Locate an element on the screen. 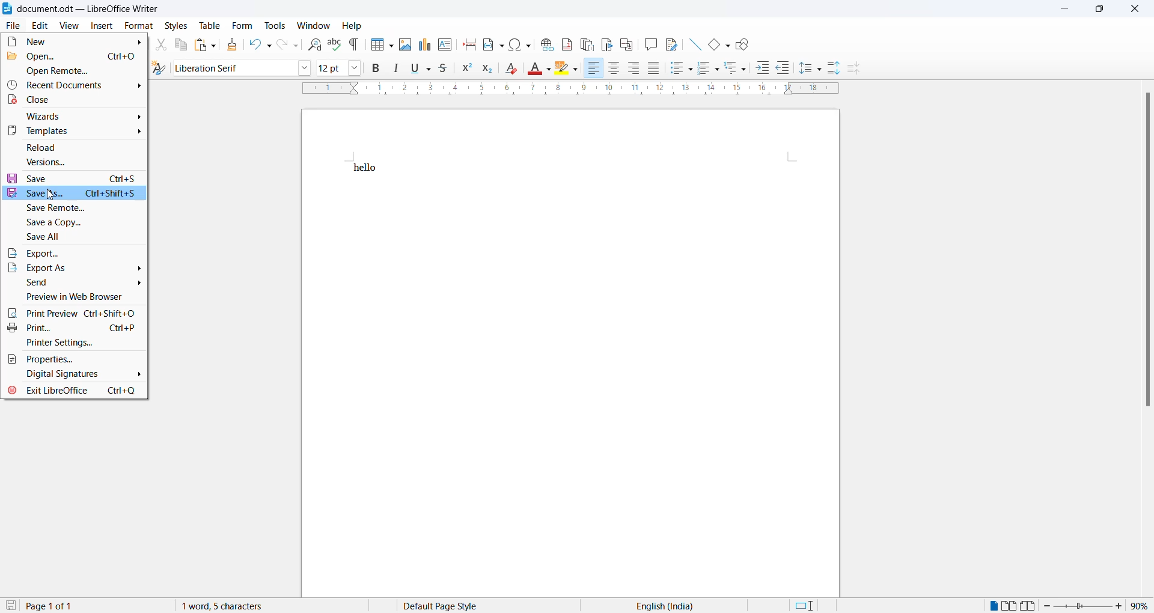  Paste options is located at coordinates (205, 45).